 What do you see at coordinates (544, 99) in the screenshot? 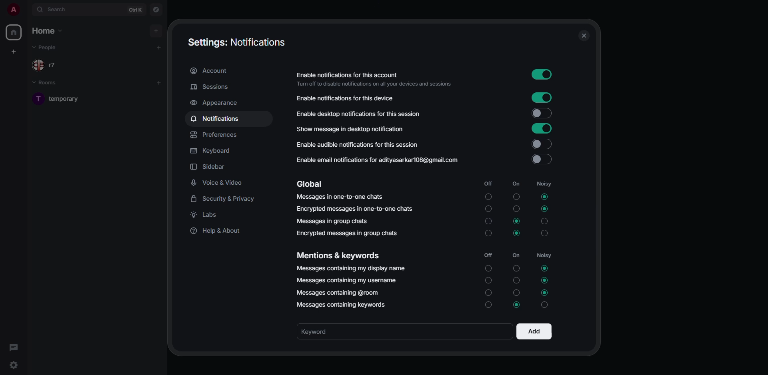
I see `click to enable/disable` at bounding box center [544, 99].